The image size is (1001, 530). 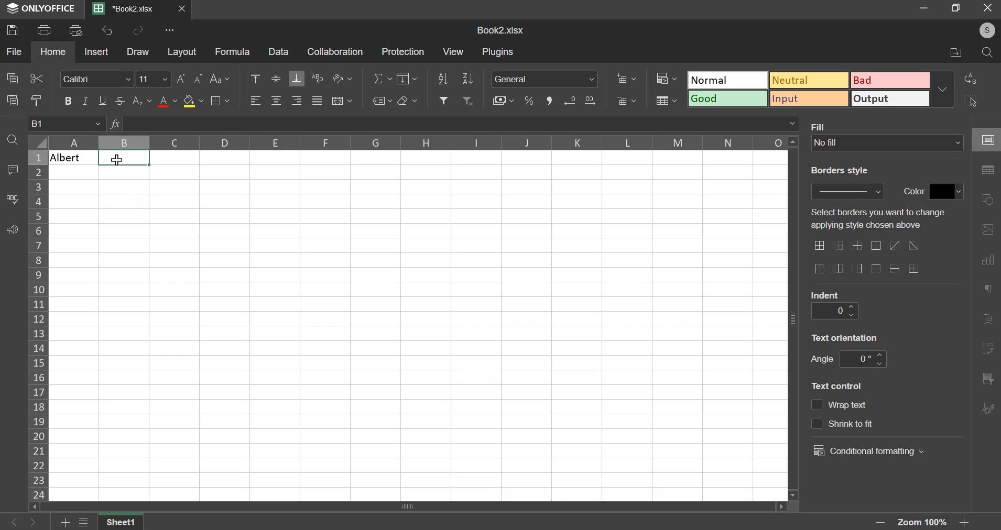 I want to click on image settings, so click(x=990, y=228).